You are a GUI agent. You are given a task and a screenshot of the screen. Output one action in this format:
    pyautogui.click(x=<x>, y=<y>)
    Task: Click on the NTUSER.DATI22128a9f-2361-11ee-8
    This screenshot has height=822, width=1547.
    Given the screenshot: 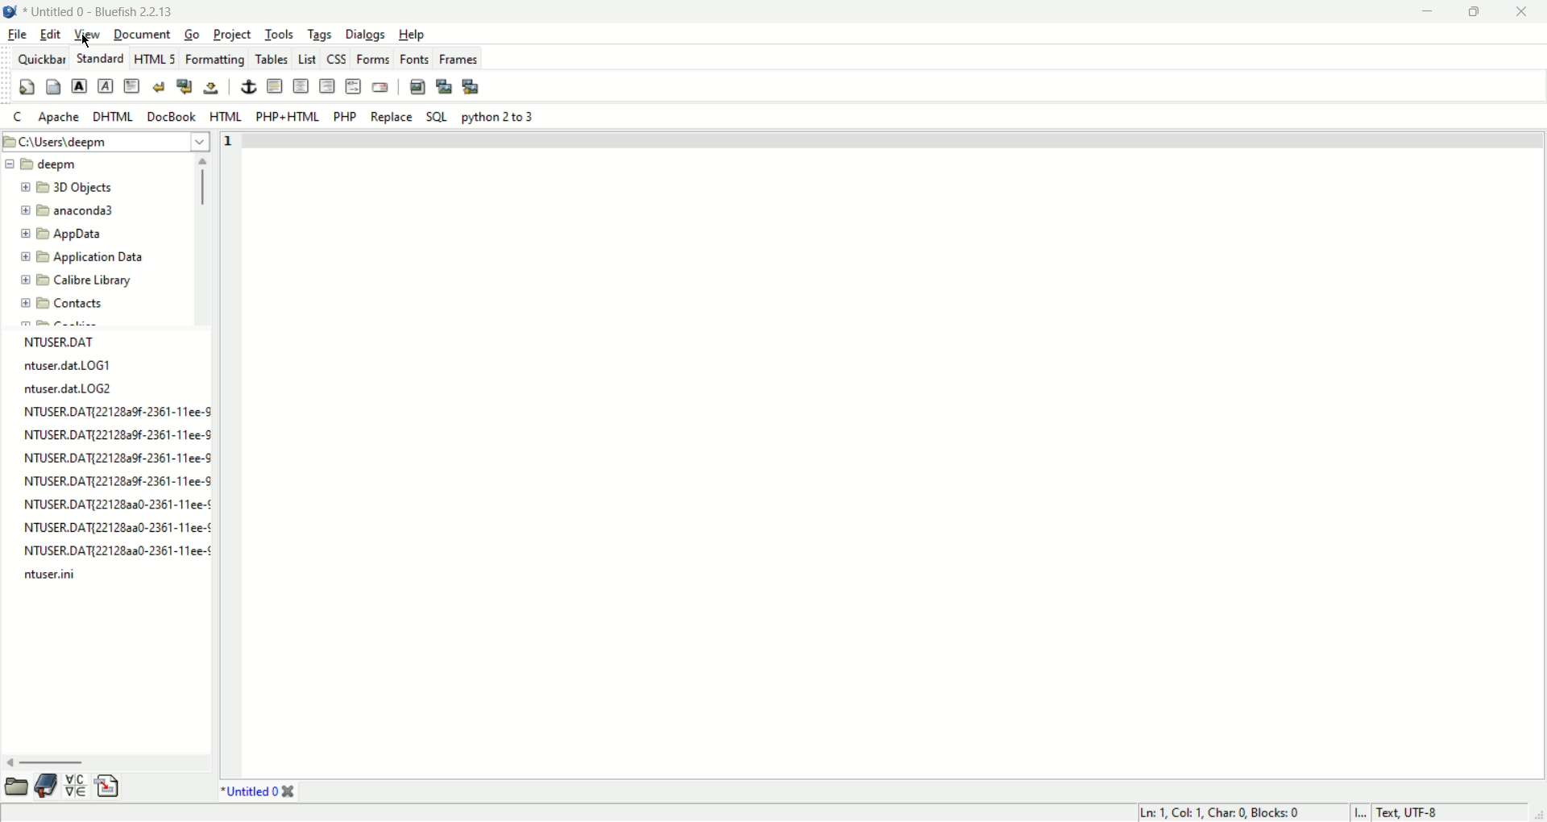 What is the action you would take?
    pyautogui.click(x=118, y=479)
    